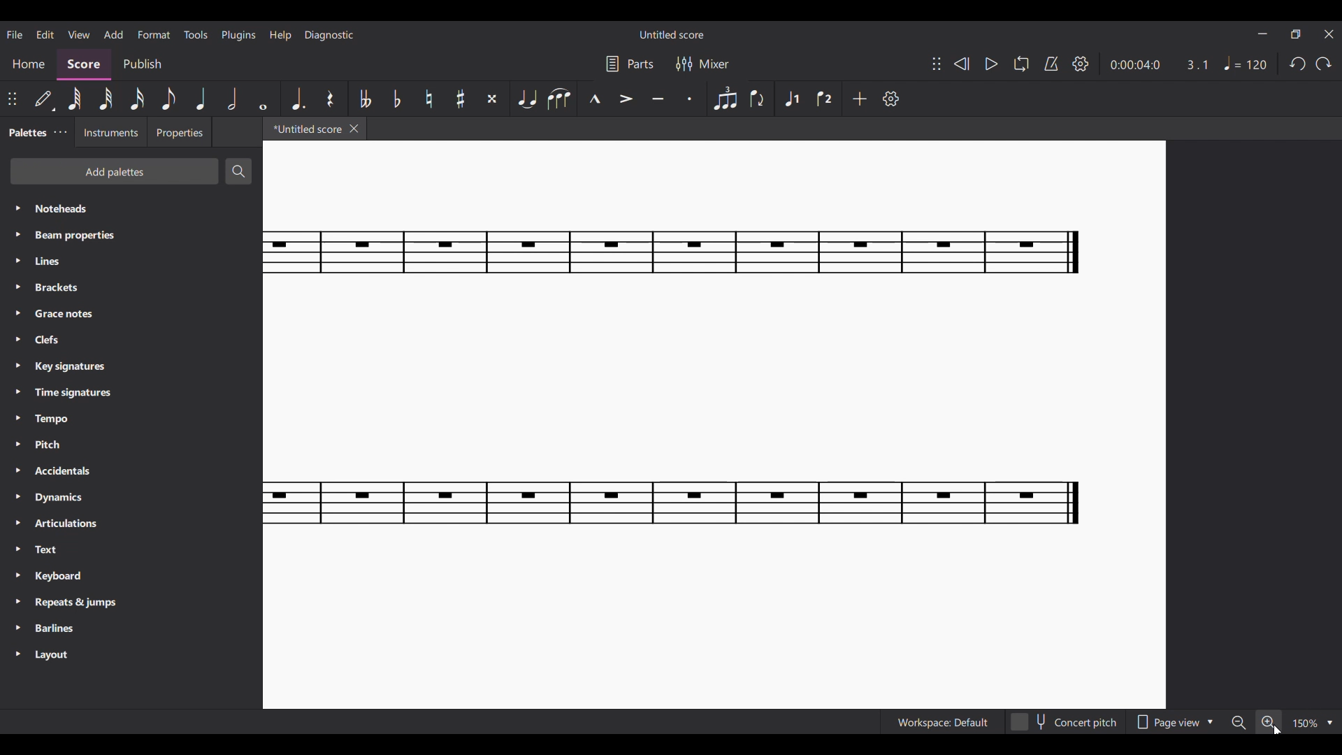 This screenshot has height=755, width=1342. What do you see at coordinates (1051, 64) in the screenshot?
I see `Metronome` at bounding box center [1051, 64].